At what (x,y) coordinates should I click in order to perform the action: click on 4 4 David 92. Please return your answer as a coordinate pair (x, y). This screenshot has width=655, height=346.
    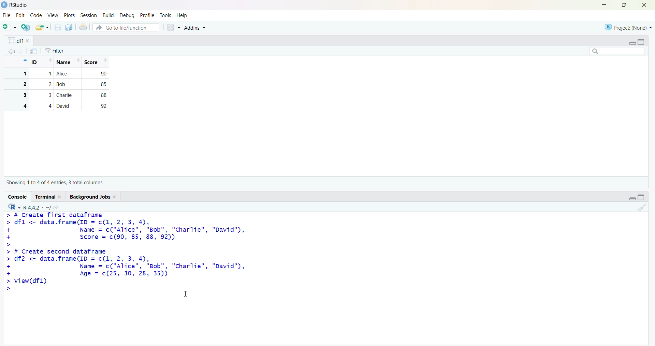
    Looking at the image, I should click on (59, 106).